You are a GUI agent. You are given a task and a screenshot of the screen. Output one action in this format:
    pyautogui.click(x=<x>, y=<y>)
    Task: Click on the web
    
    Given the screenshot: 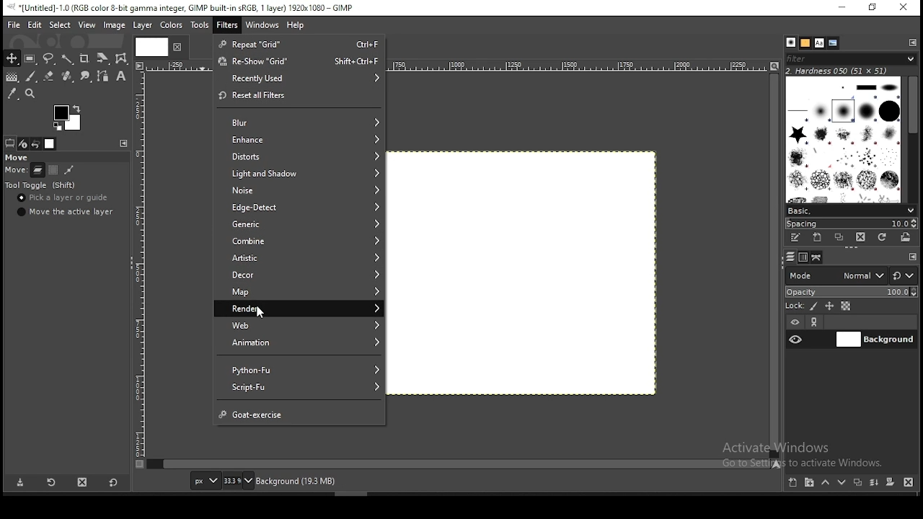 What is the action you would take?
    pyautogui.click(x=299, y=325)
    